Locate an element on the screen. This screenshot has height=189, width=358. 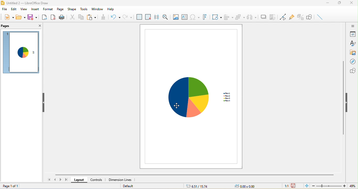
copy is located at coordinates (81, 17).